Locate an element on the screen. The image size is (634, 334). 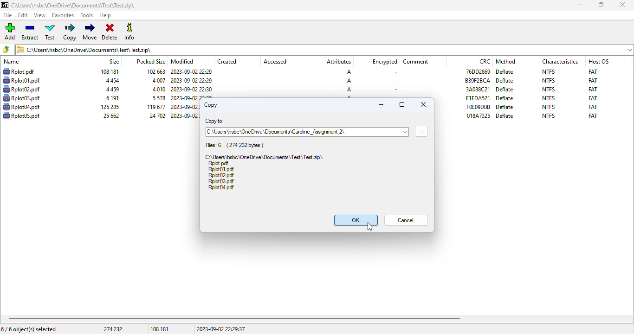
accessed is located at coordinates (275, 62).